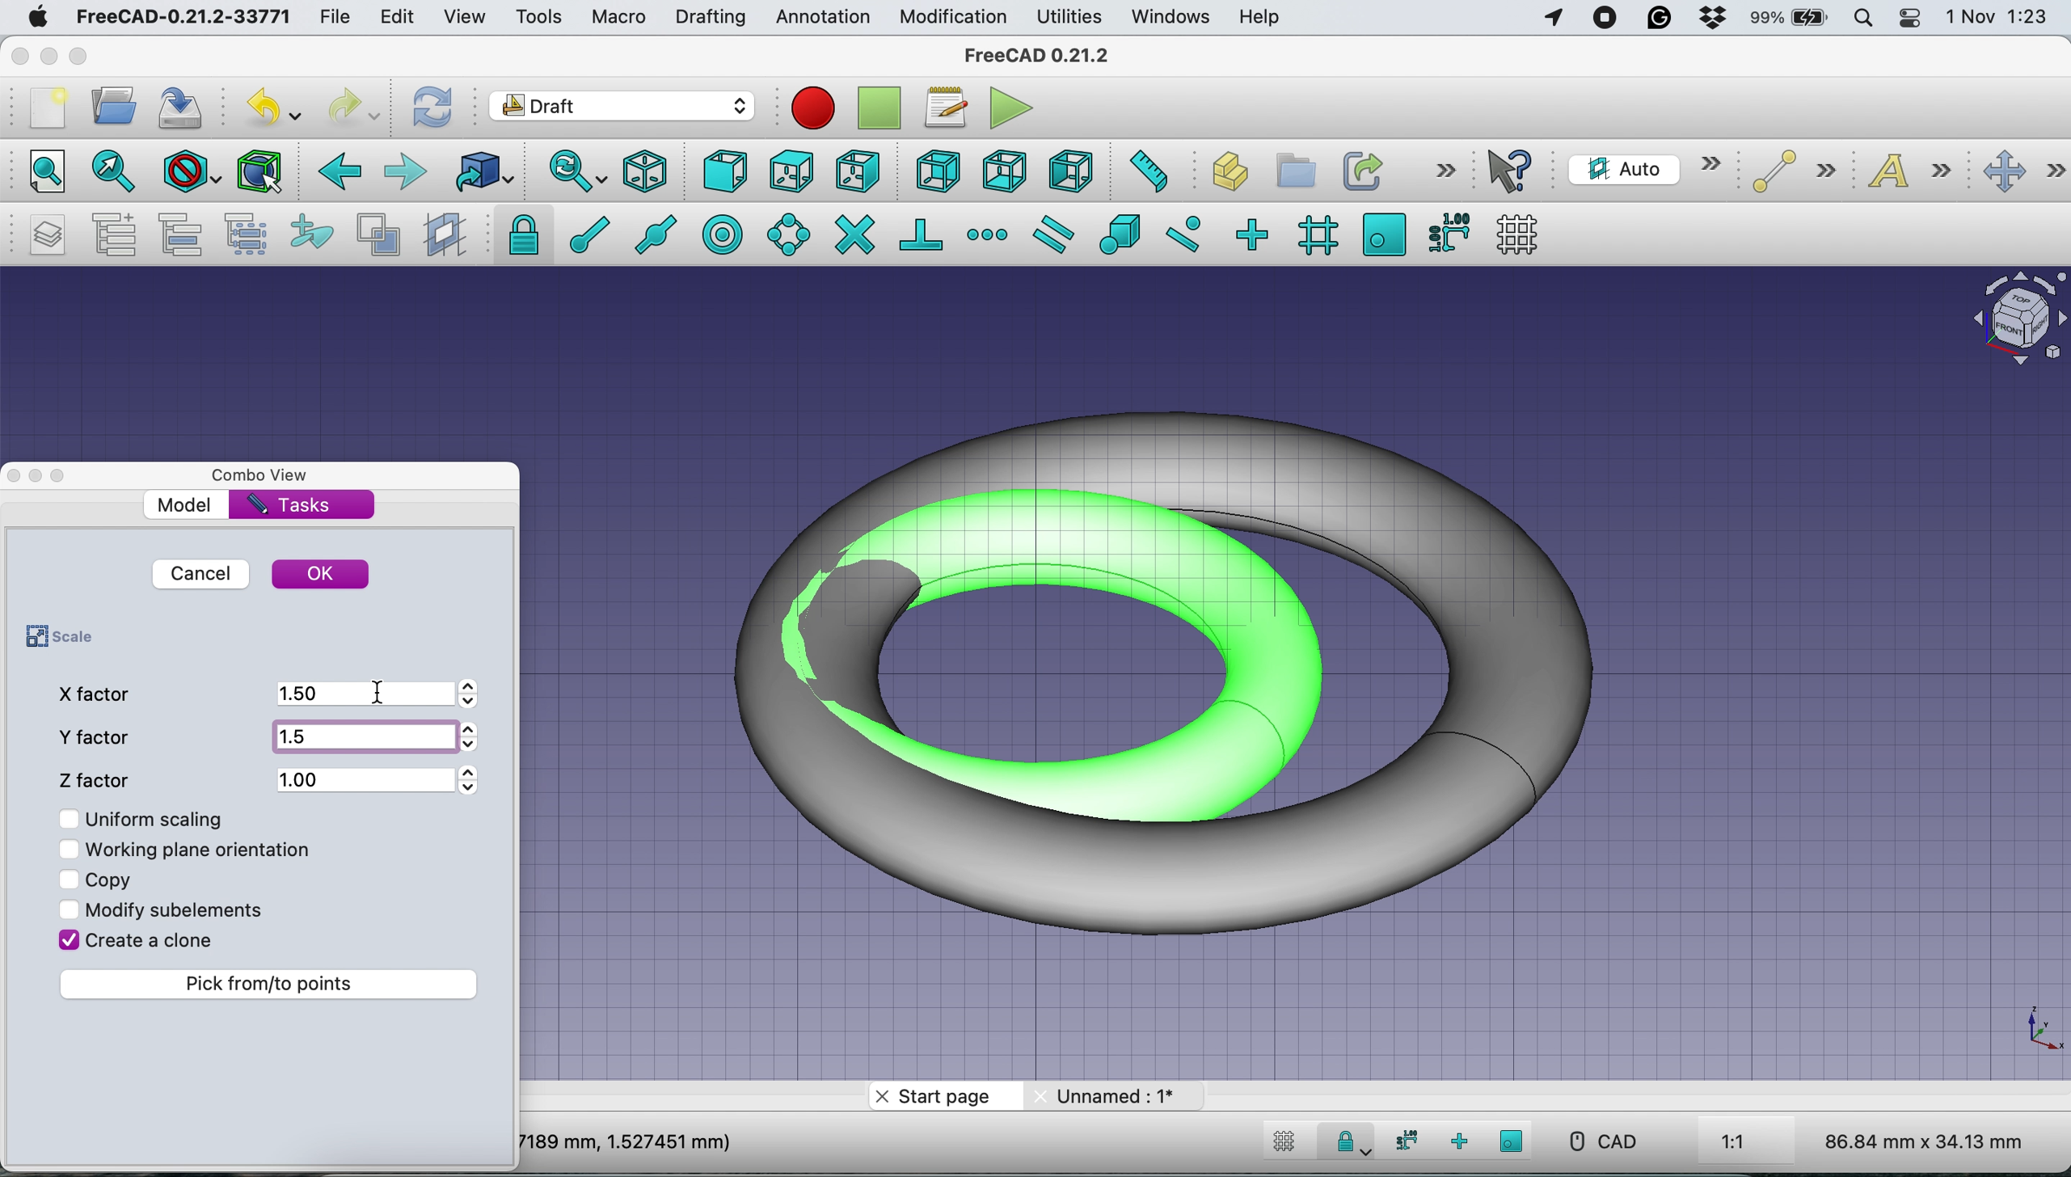 This screenshot has height=1177, width=2071. What do you see at coordinates (627, 1141) in the screenshot?
I see `7189 mm, 1.527451 mm)` at bounding box center [627, 1141].